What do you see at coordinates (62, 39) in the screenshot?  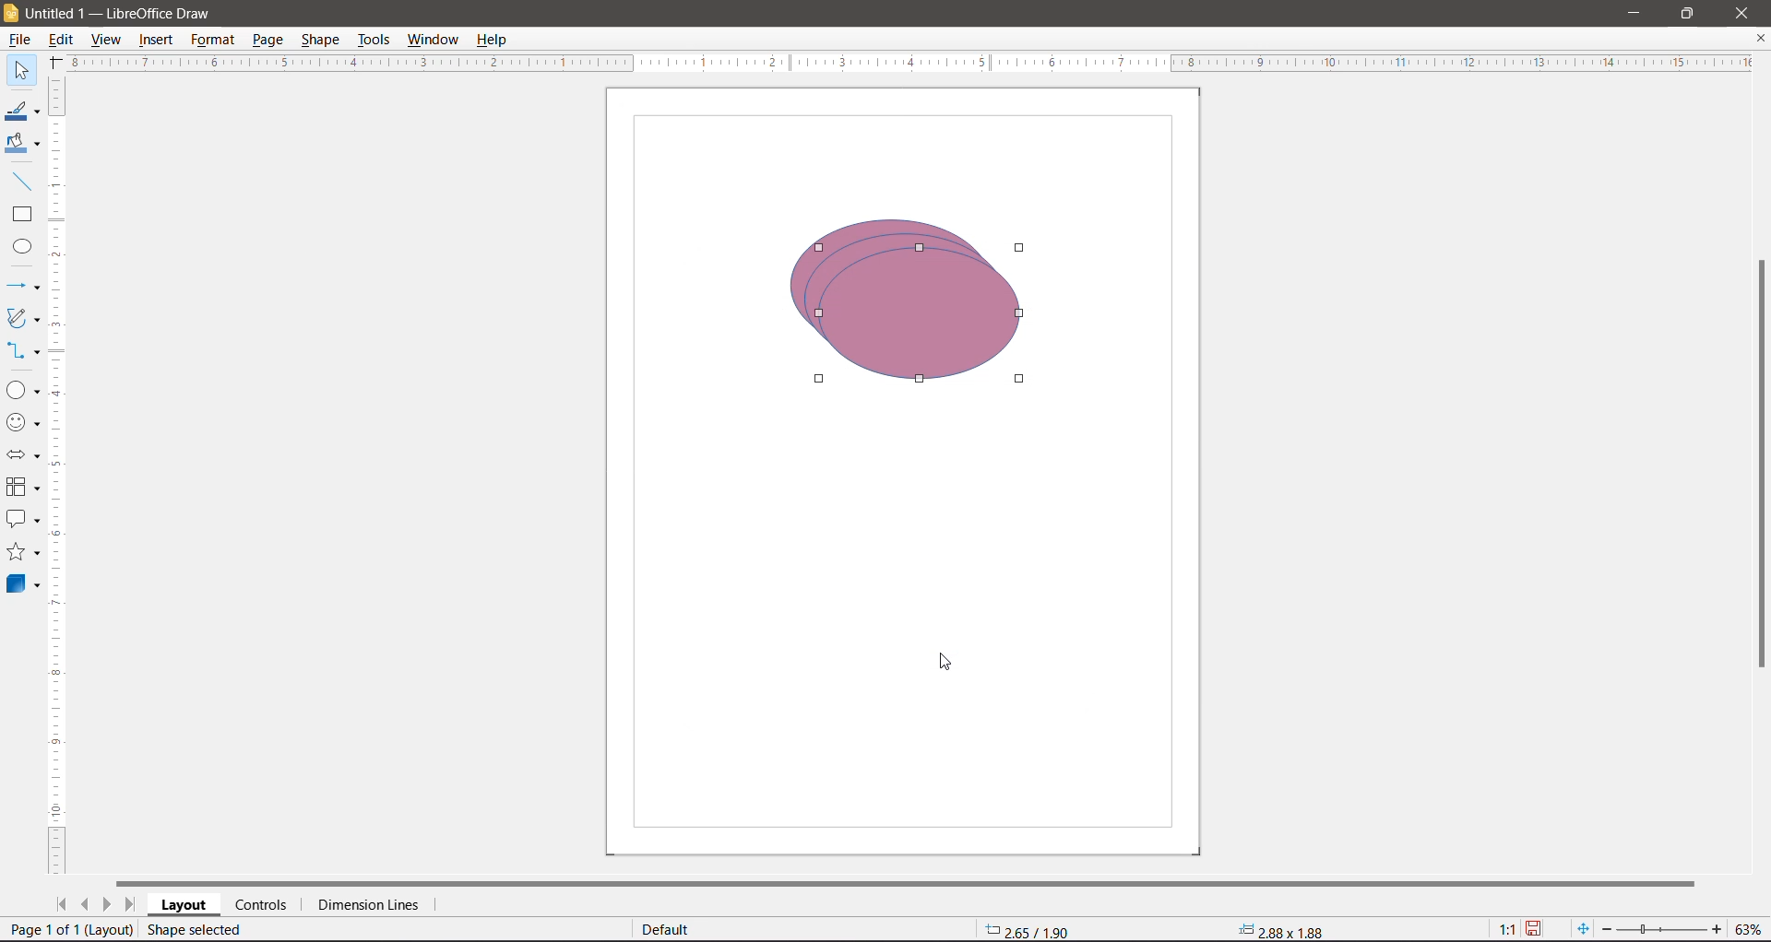 I see `Edit` at bounding box center [62, 39].